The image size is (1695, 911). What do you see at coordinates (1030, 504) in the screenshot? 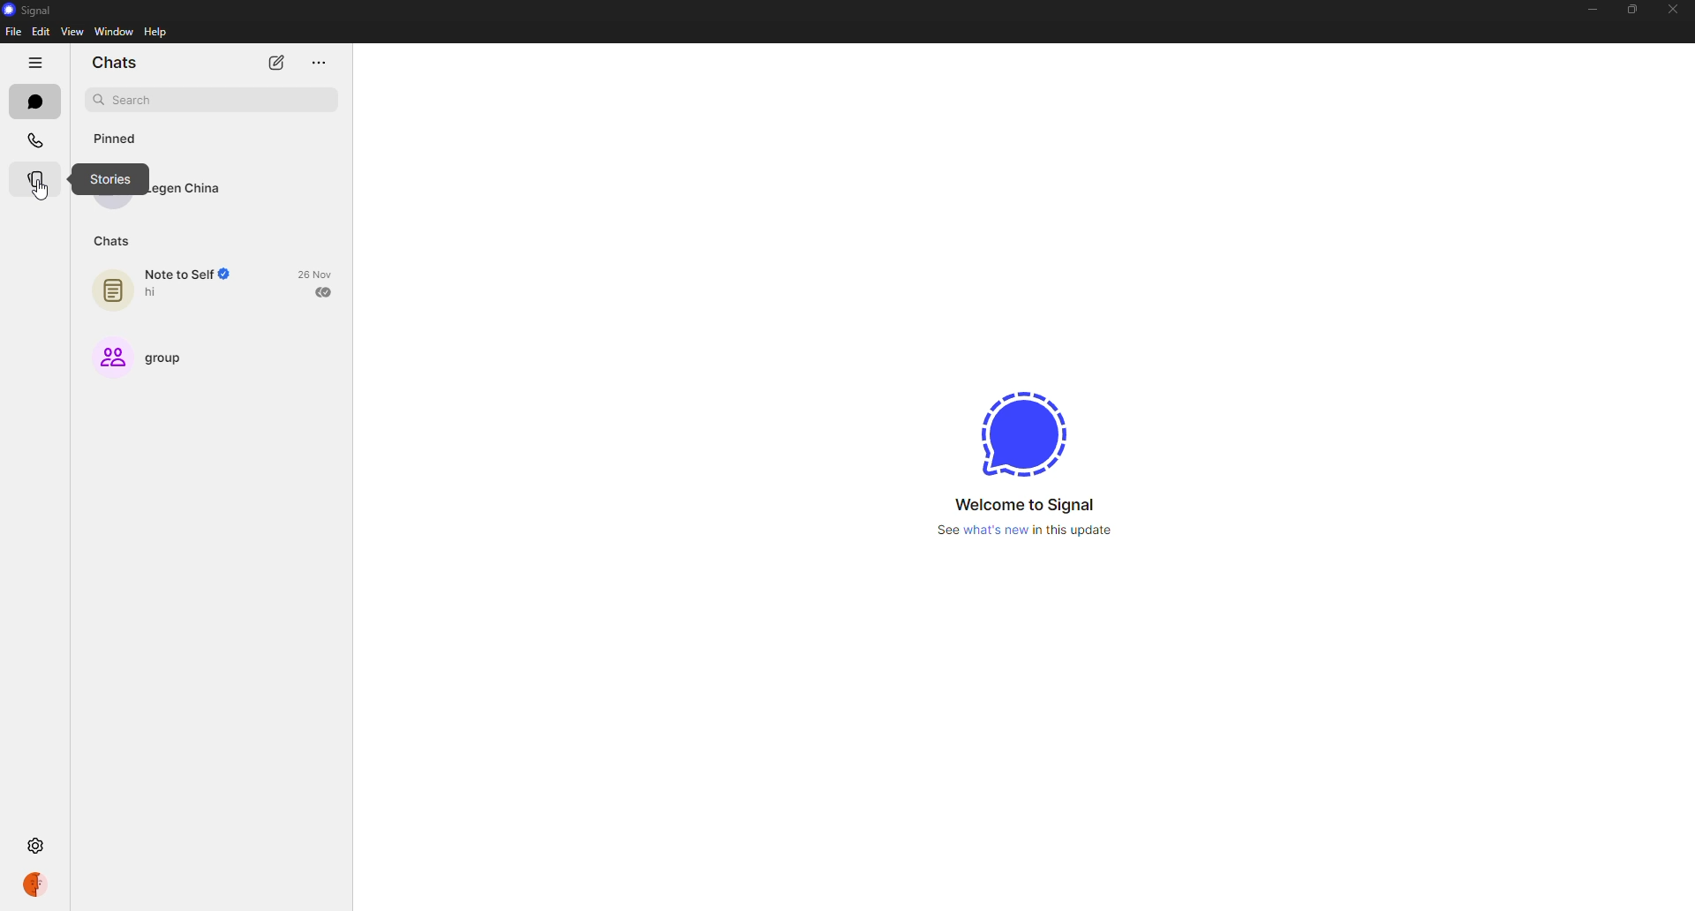
I see `welcome to signal` at bounding box center [1030, 504].